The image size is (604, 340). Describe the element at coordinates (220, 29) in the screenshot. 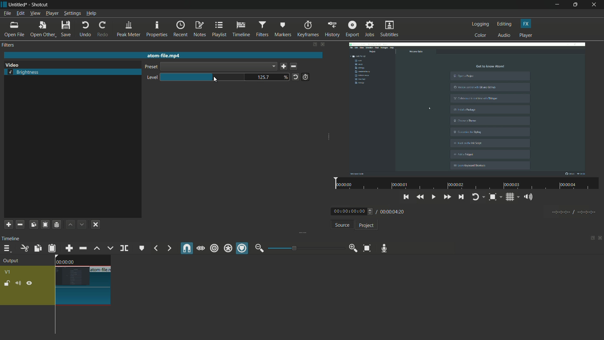

I see `playlist` at that location.